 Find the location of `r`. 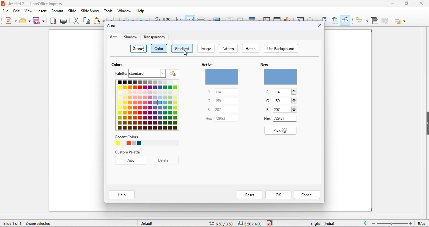

r is located at coordinates (202, 92).